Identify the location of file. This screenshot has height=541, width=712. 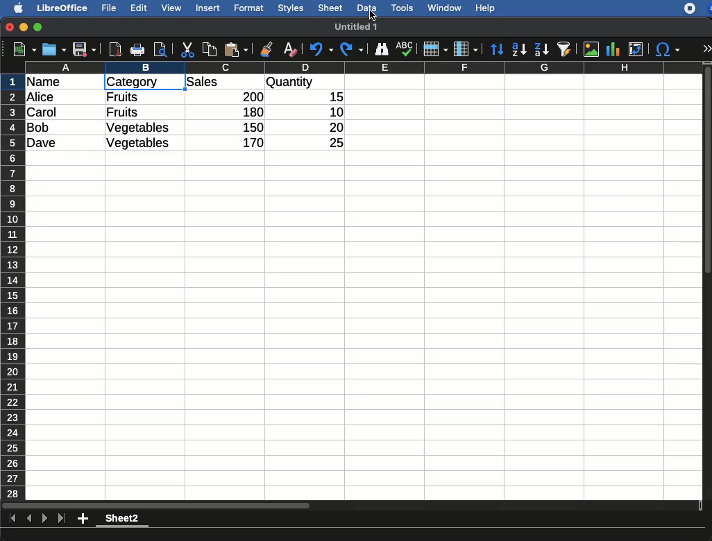
(107, 8).